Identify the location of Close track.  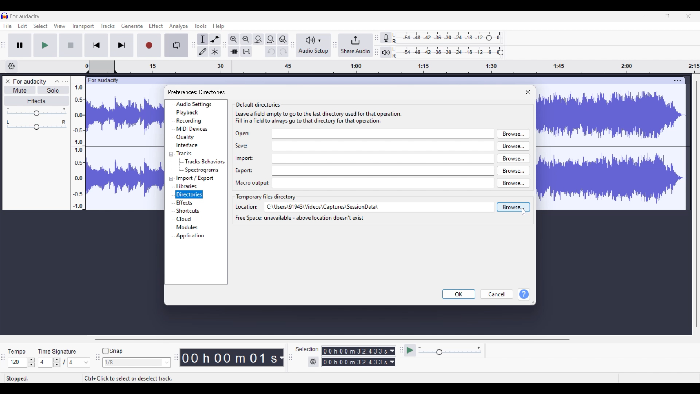
(8, 81).